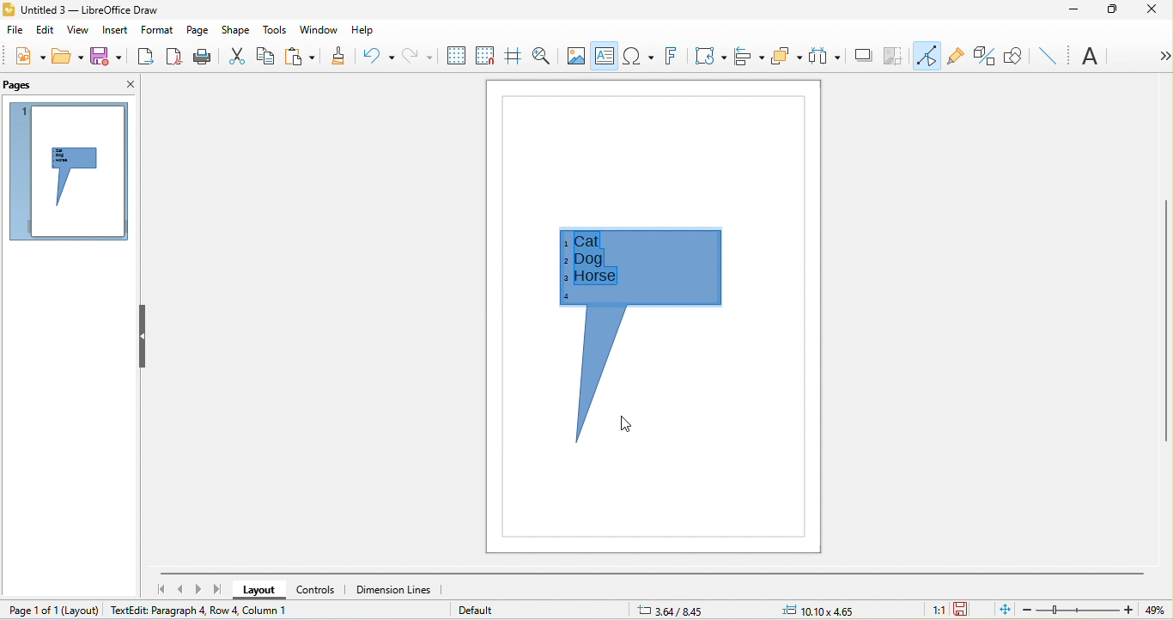  Describe the element at coordinates (232, 611) in the screenshot. I see `textedit paragraph 2, row 2, column 4` at that location.